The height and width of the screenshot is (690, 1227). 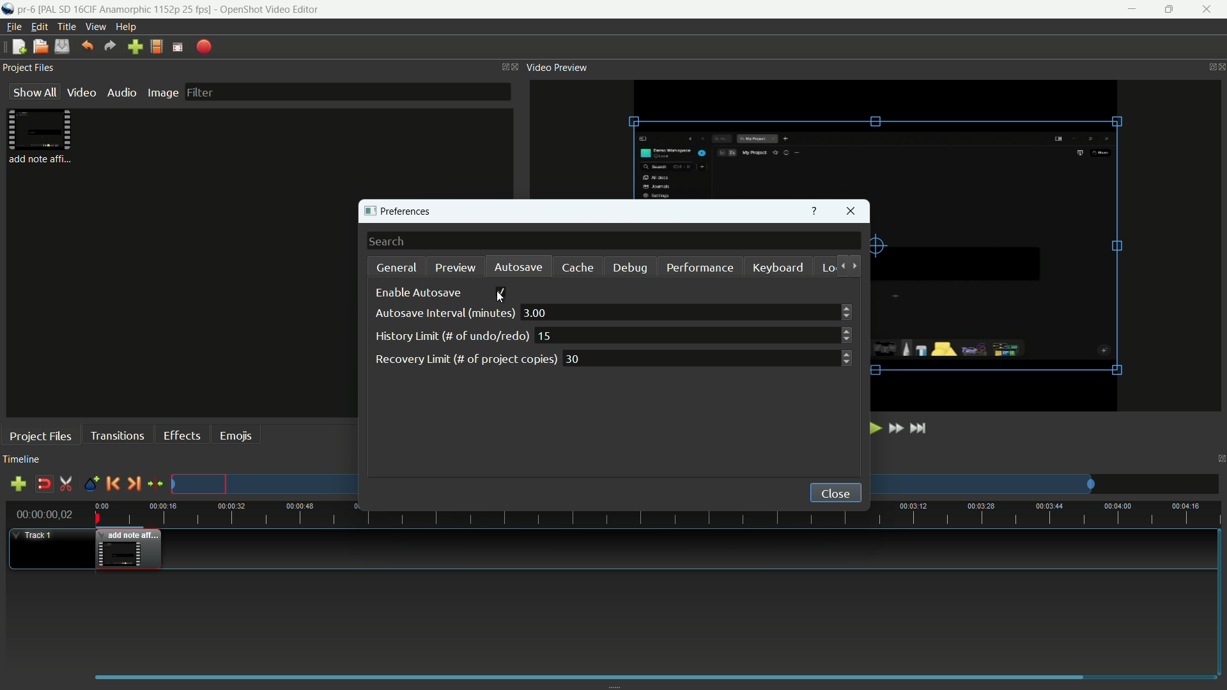 What do you see at coordinates (921, 428) in the screenshot?
I see `jump to end` at bounding box center [921, 428].